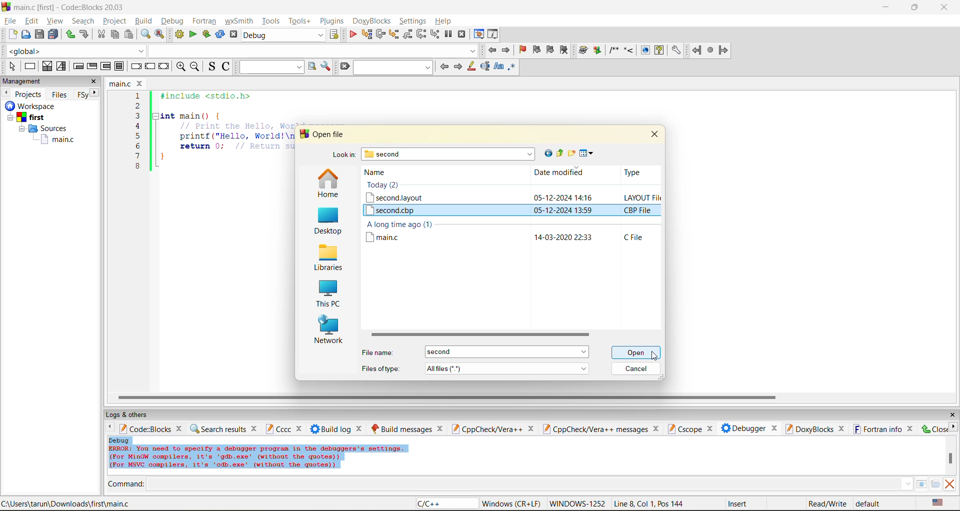 The height and width of the screenshot is (511, 960). Describe the element at coordinates (330, 134) in the screenshot. I see `open file` at that location.